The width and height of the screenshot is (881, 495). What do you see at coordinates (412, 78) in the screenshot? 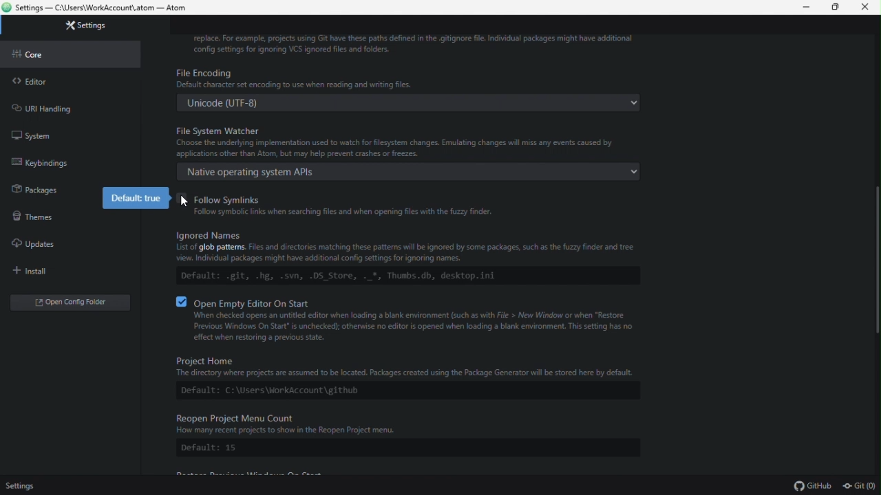
I see `File encoding` at bounding box center [412, 78].